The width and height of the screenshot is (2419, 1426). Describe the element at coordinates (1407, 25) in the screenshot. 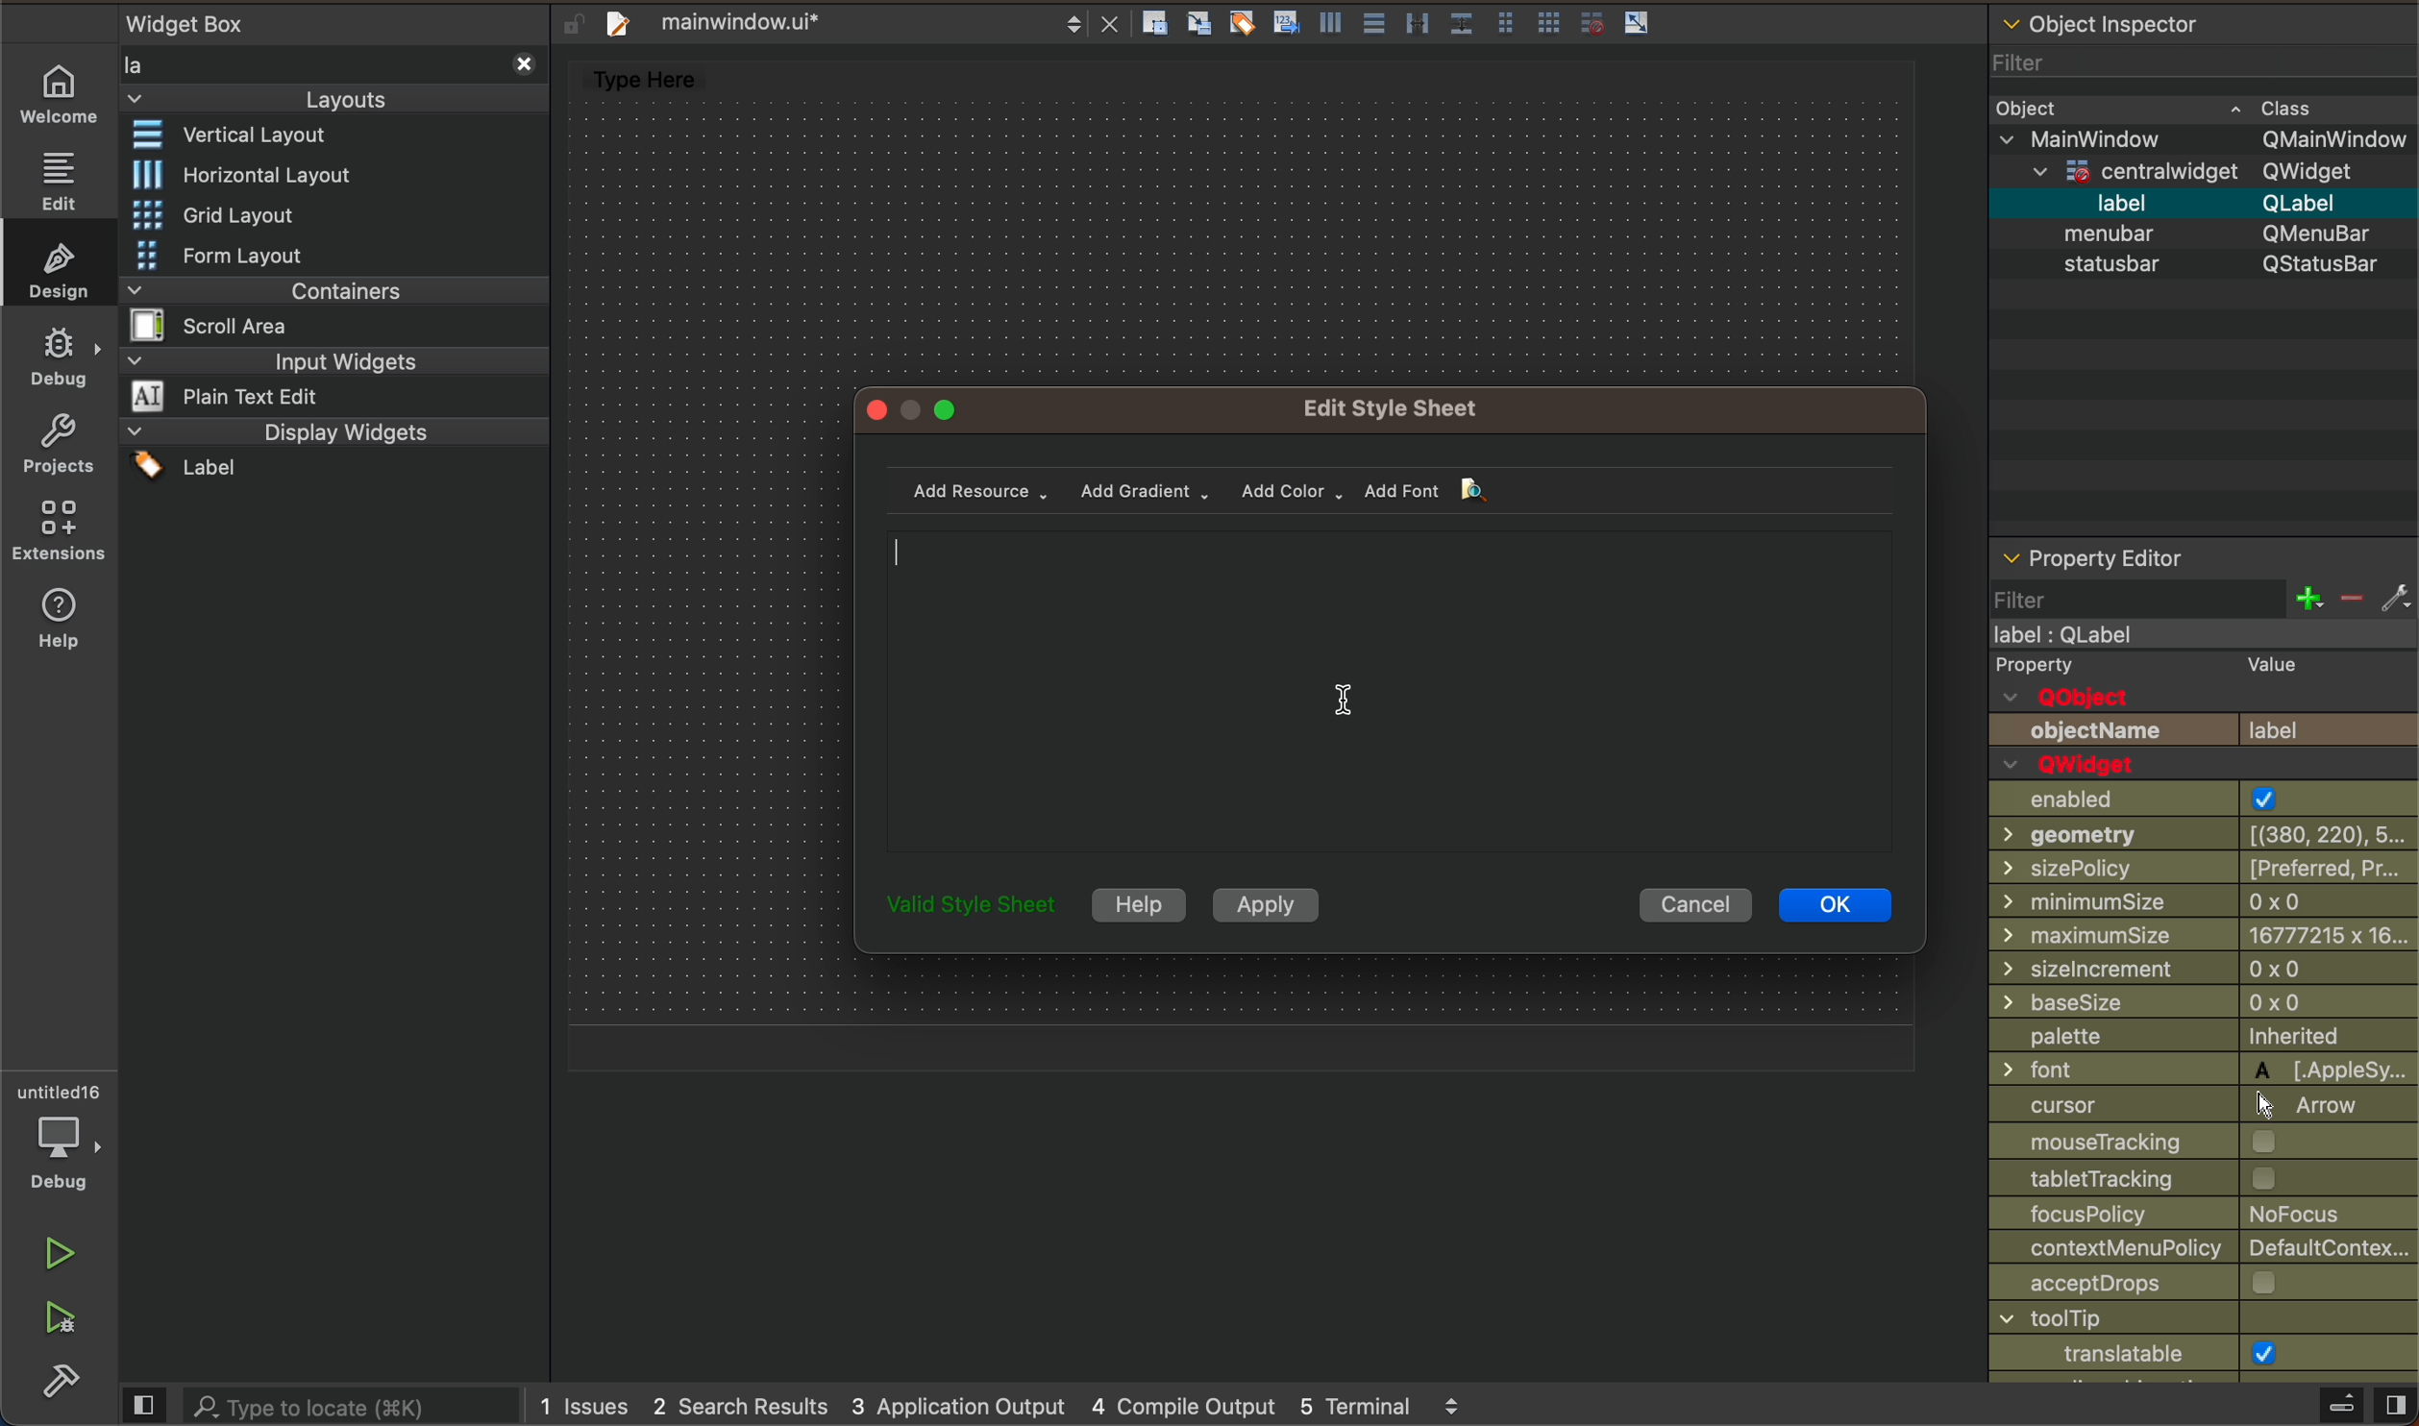

I see `files` at that location.